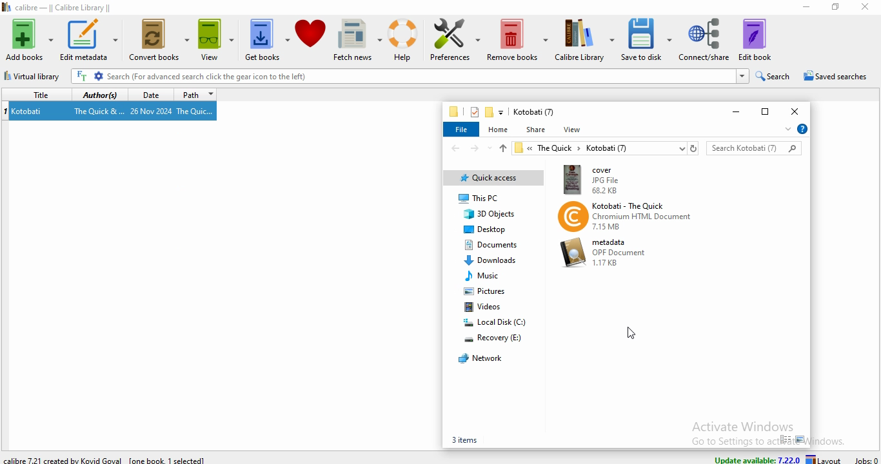 This screenshot has width=881, height=464. I want to click on minimise, so click(801, 8).